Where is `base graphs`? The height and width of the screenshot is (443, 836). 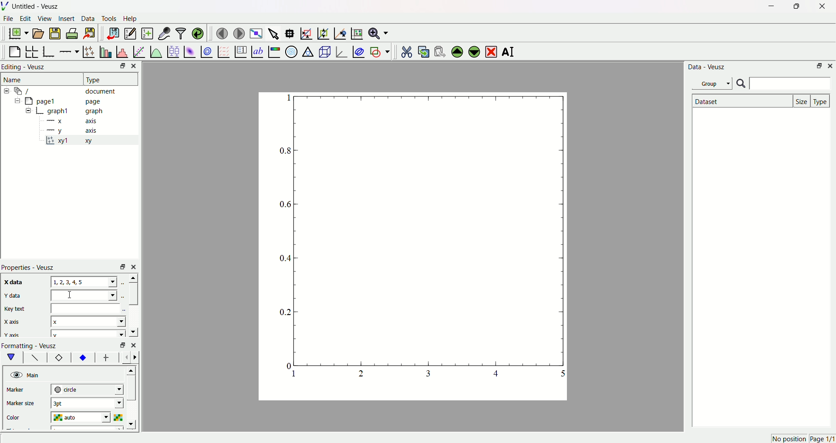 base graphs is located at coordinates (50, 50).